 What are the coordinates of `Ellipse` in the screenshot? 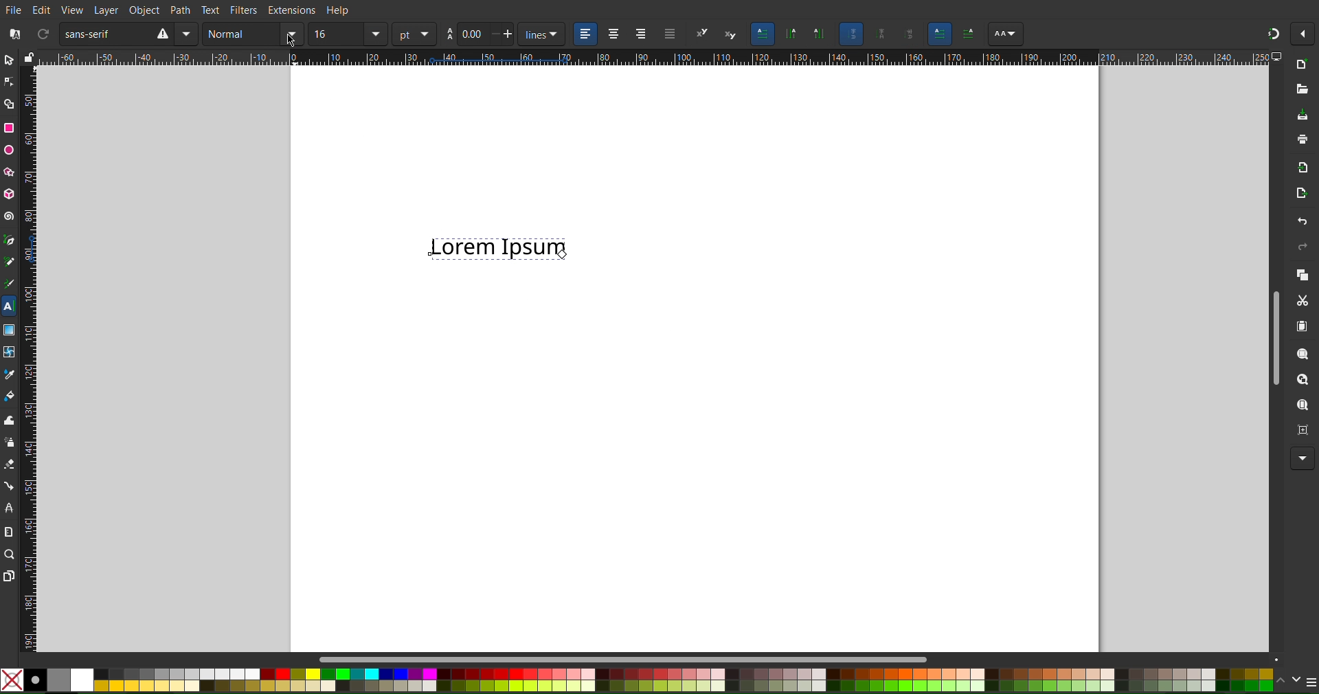 It's located at (9, 150).